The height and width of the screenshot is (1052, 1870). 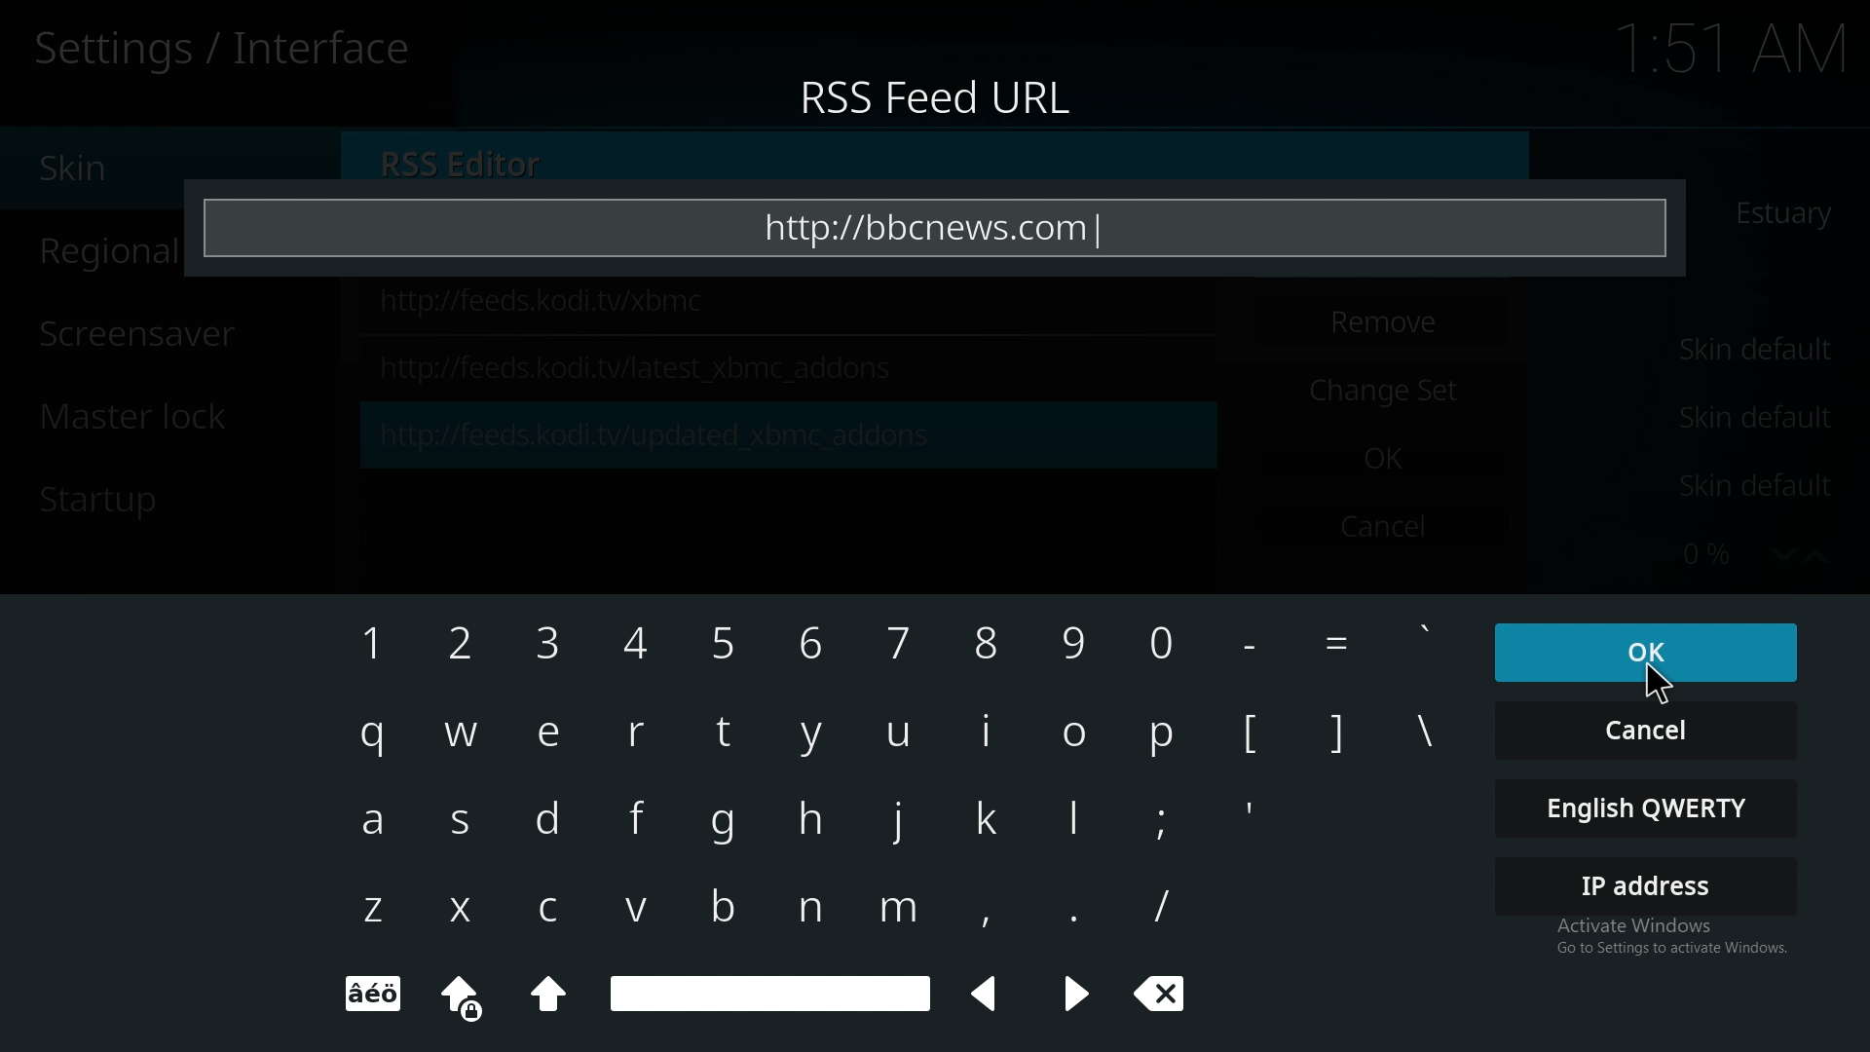 I want to click on /, so click(x=1154, y=904).